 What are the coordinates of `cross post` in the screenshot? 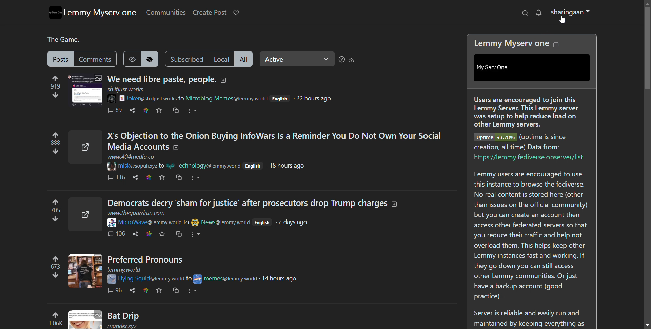 It's located at (181, 234).